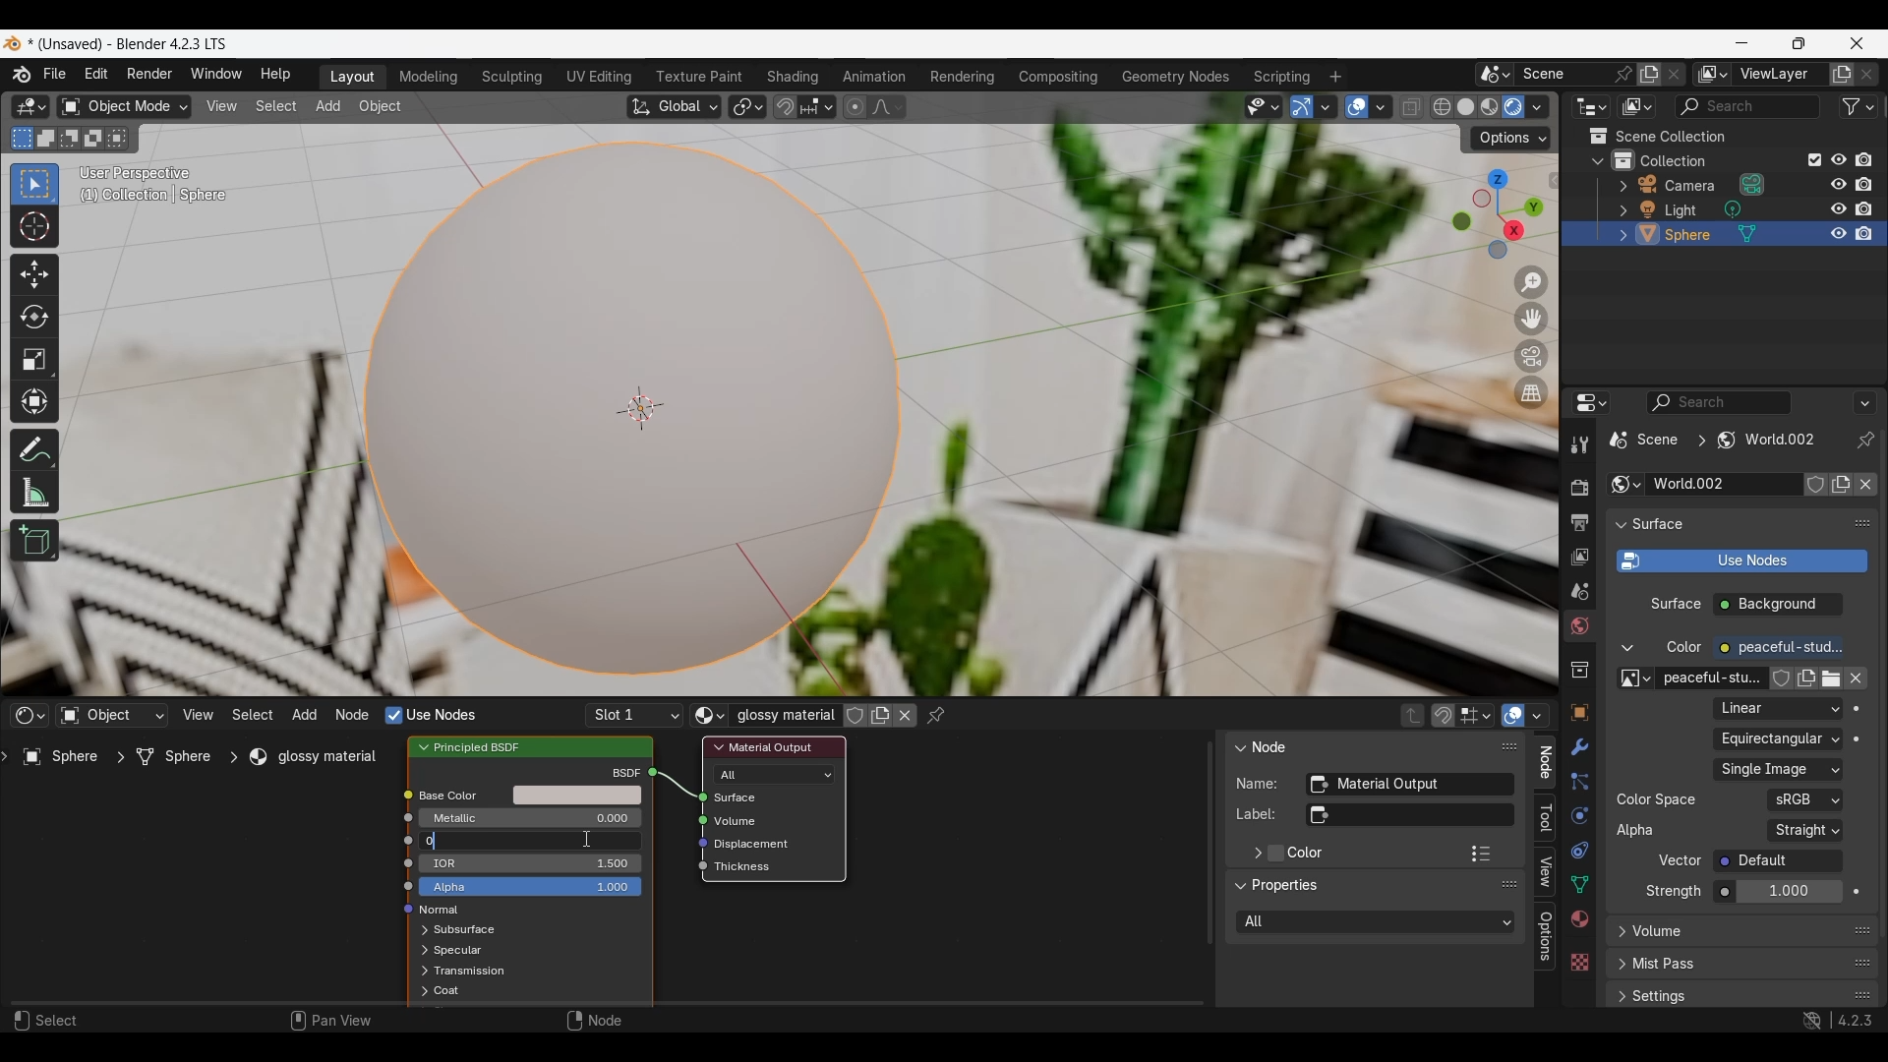 This screenshot has height=1062, width=1888. I want to click on Volume , so click(1660, 931).